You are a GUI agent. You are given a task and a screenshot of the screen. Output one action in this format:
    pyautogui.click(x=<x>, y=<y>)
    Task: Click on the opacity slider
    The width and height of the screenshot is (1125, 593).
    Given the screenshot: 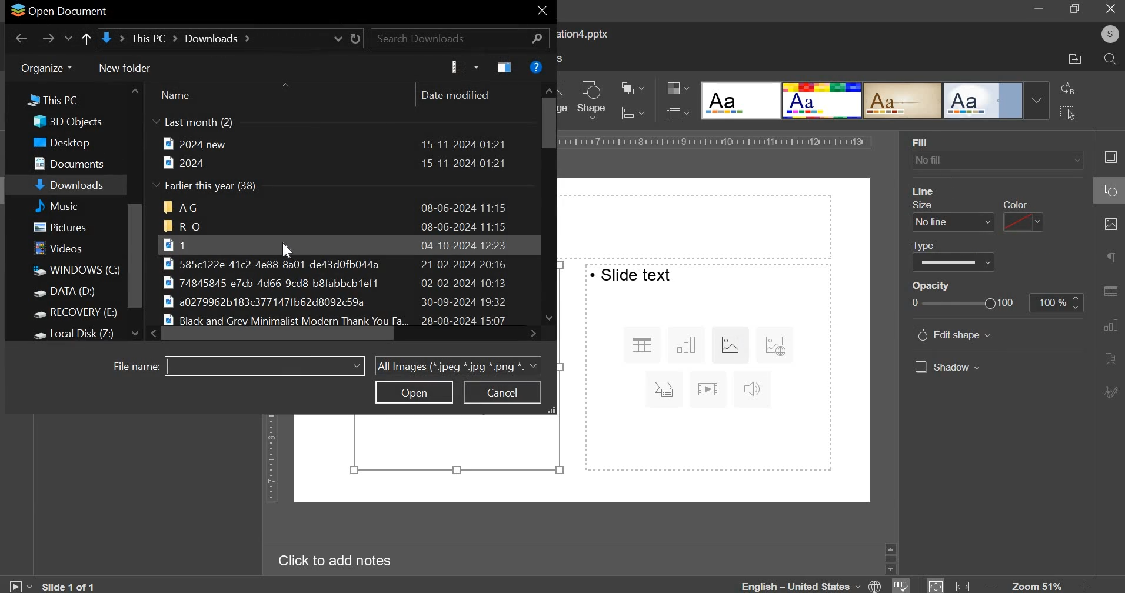 What is the action you would take?
    pyautogui.click(x=962, y=302)
    